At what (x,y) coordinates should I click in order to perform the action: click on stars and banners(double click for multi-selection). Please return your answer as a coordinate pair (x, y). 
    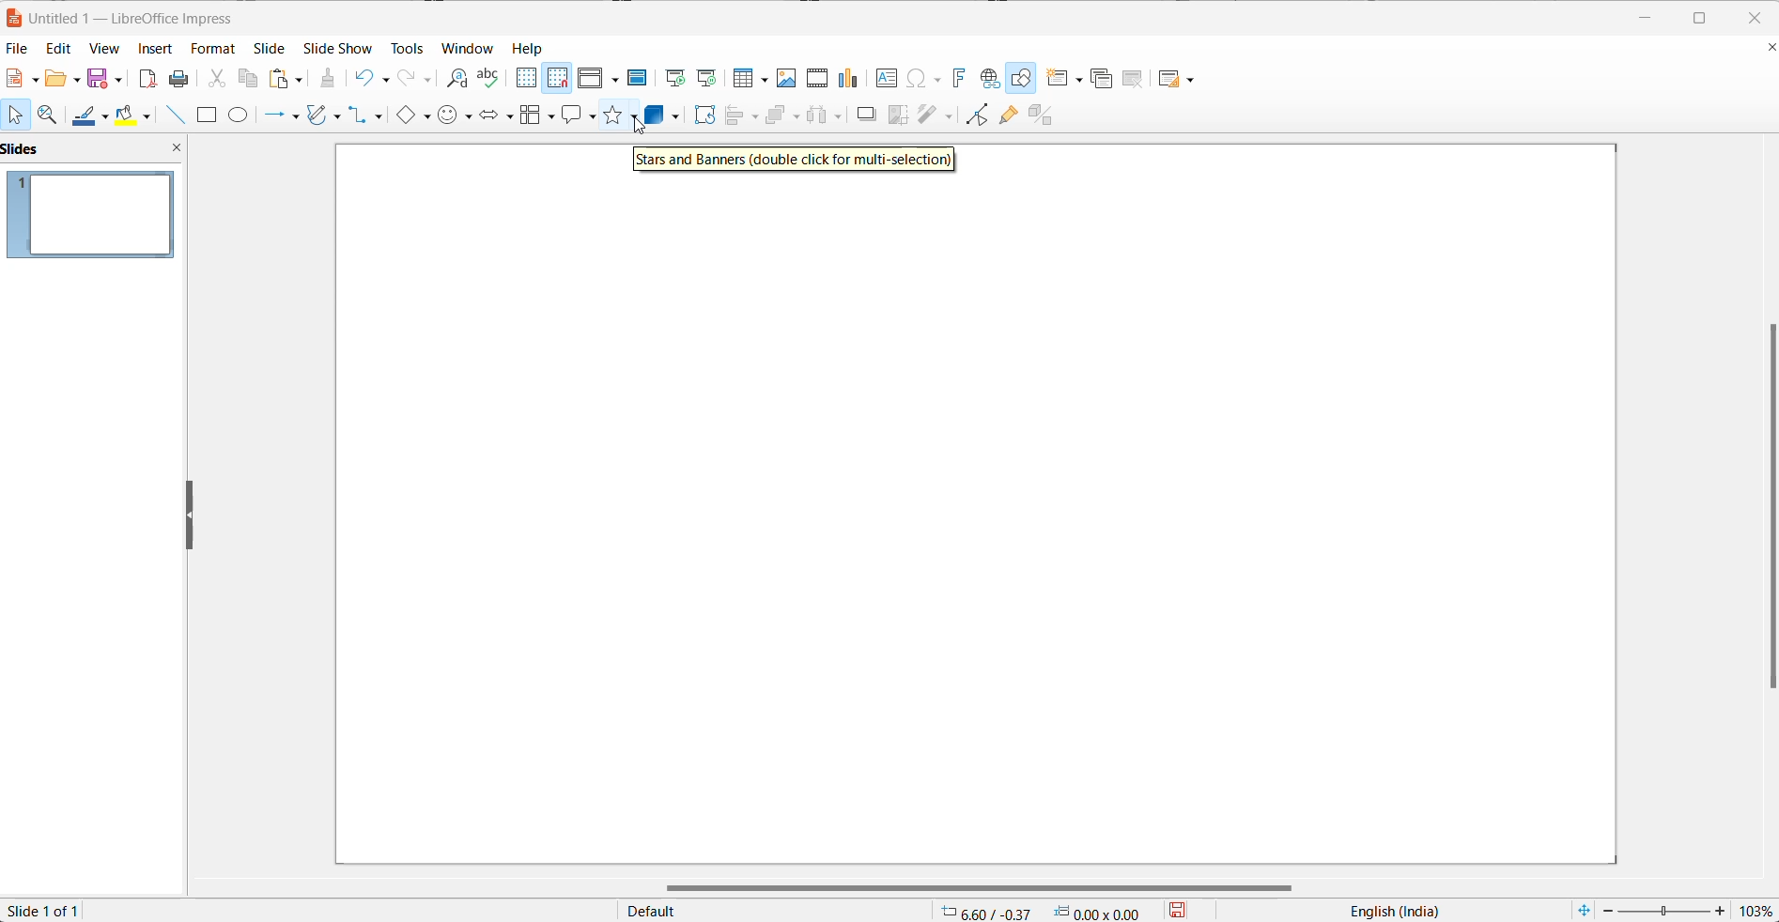
    Looking at the image, I should click on (796, 161).